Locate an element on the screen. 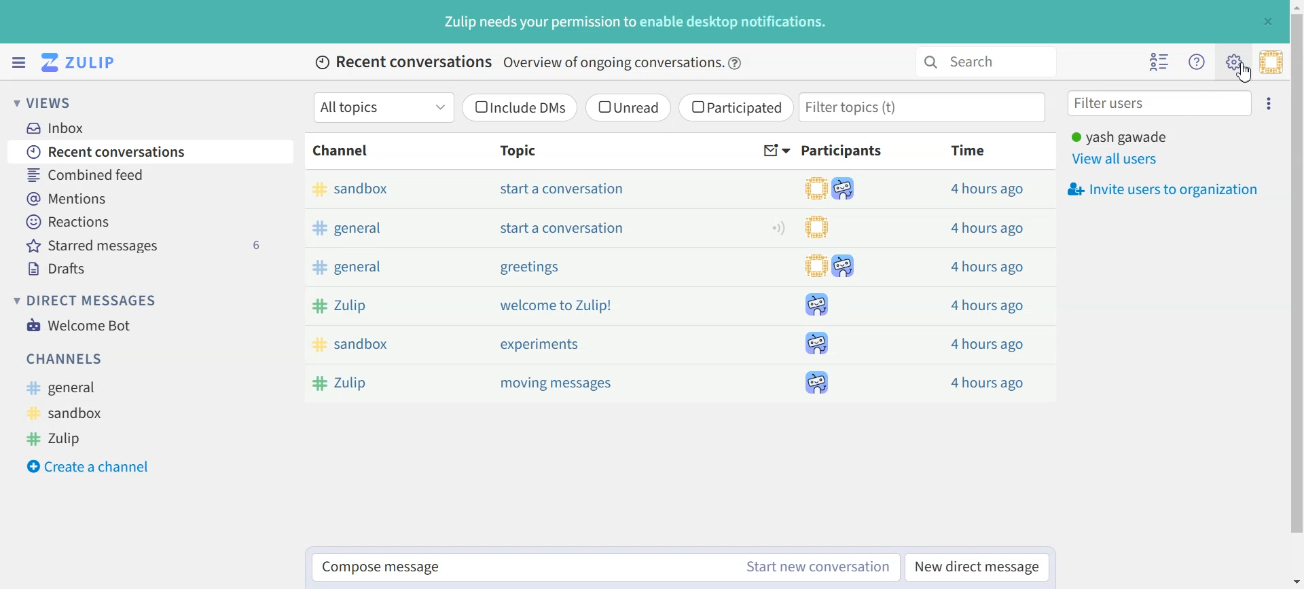  4 hours ago is located at coordinates (984, 267).